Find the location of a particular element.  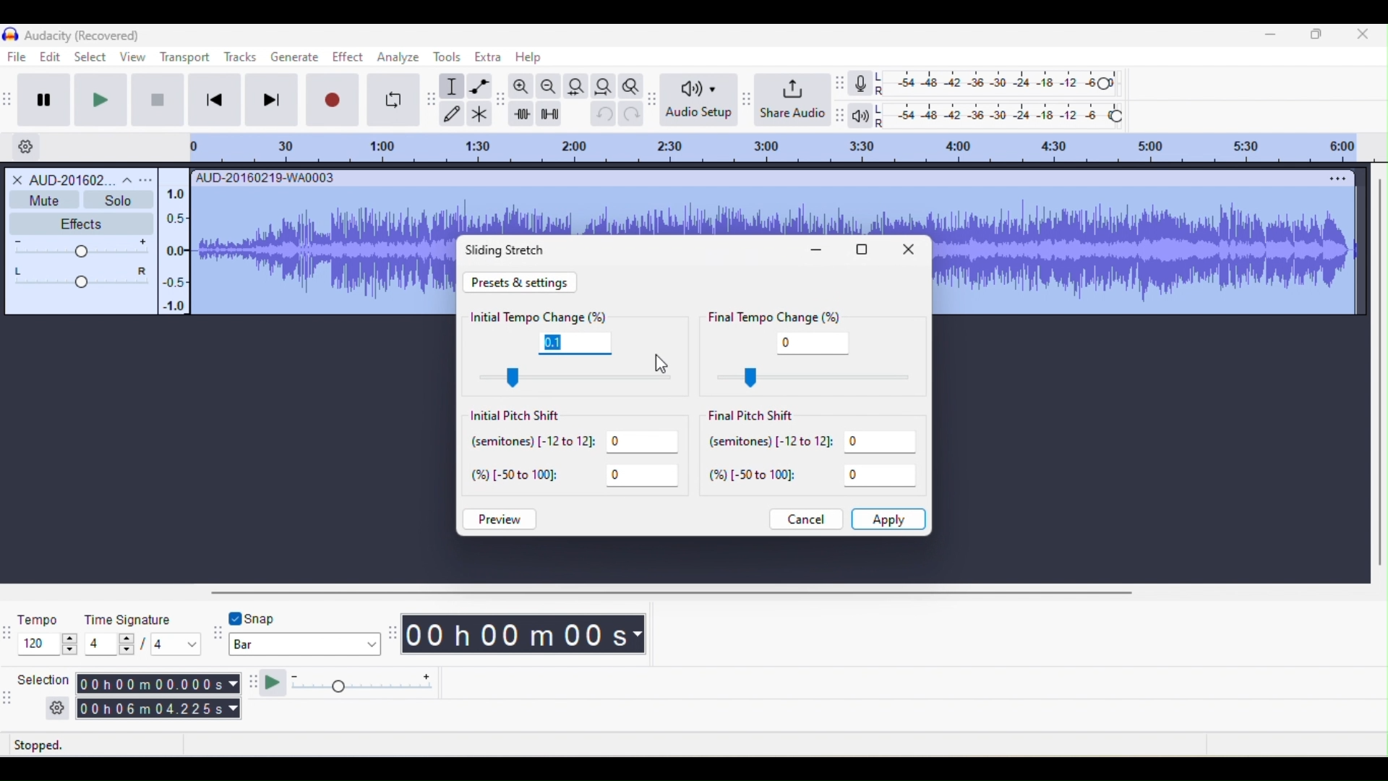

Minimize/Maximize is located at coordinates (1317, 38).